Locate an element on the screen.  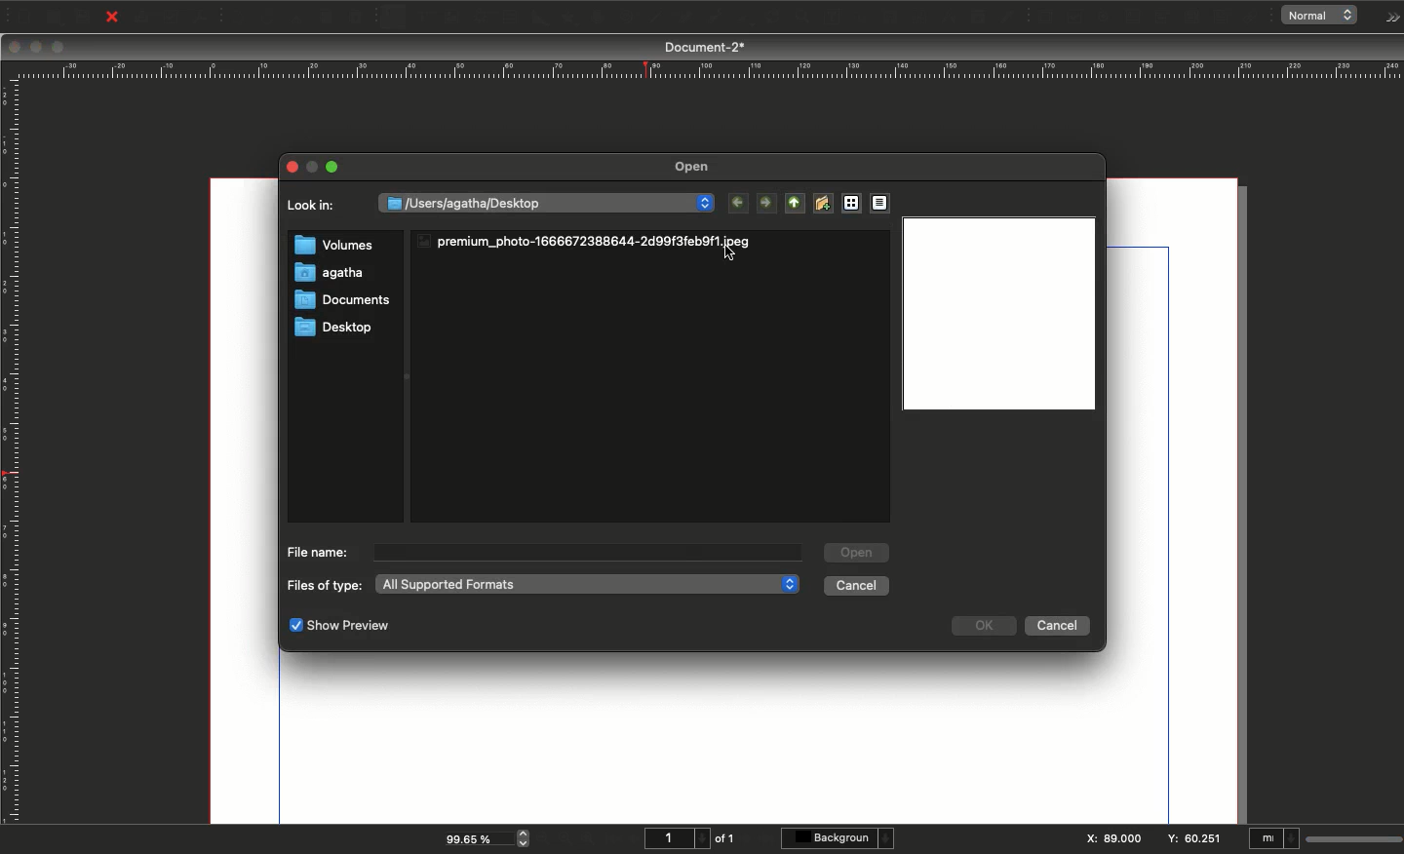
PDF radio button is located at coordinates (1105, 18).